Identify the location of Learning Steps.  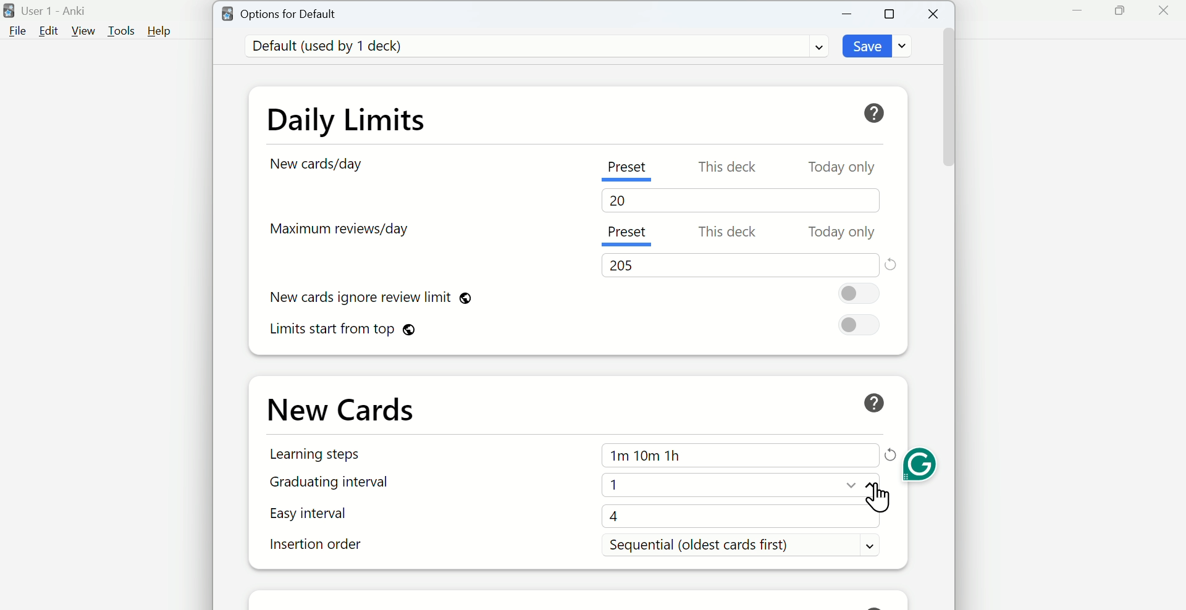
(317, 457).